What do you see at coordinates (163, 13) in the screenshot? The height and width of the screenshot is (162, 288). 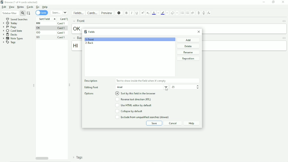 I see `Text highlight color` at bounding box center [163, 13].